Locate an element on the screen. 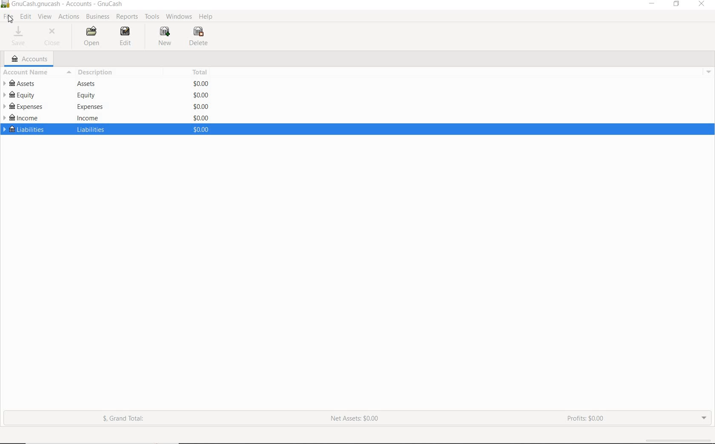 Image resolution: width=715 pixels, height=444 pixels. PROFITS is located at coordinates (586, 418).